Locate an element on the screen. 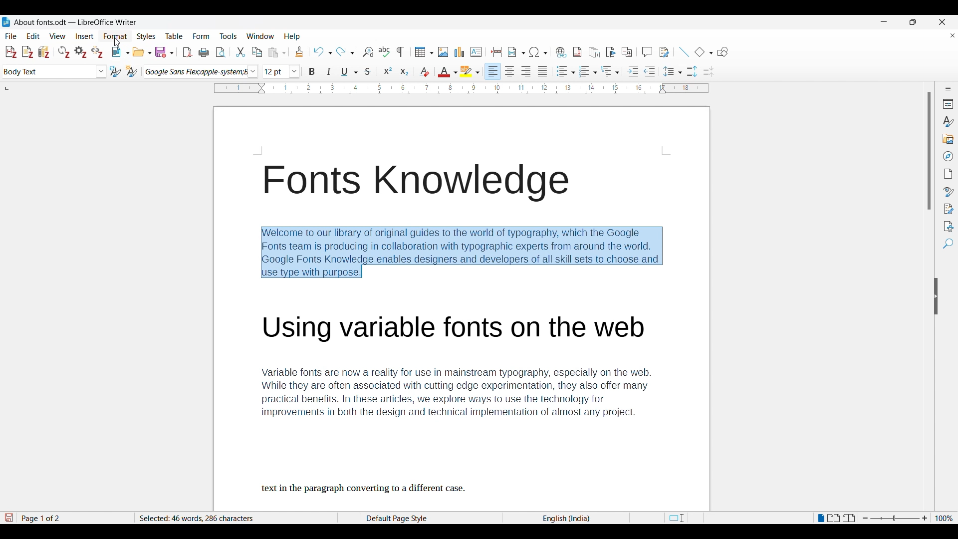 The width and height of the screenshot is (958, 539). Set line spacing options is located at coordinates (673, 71).